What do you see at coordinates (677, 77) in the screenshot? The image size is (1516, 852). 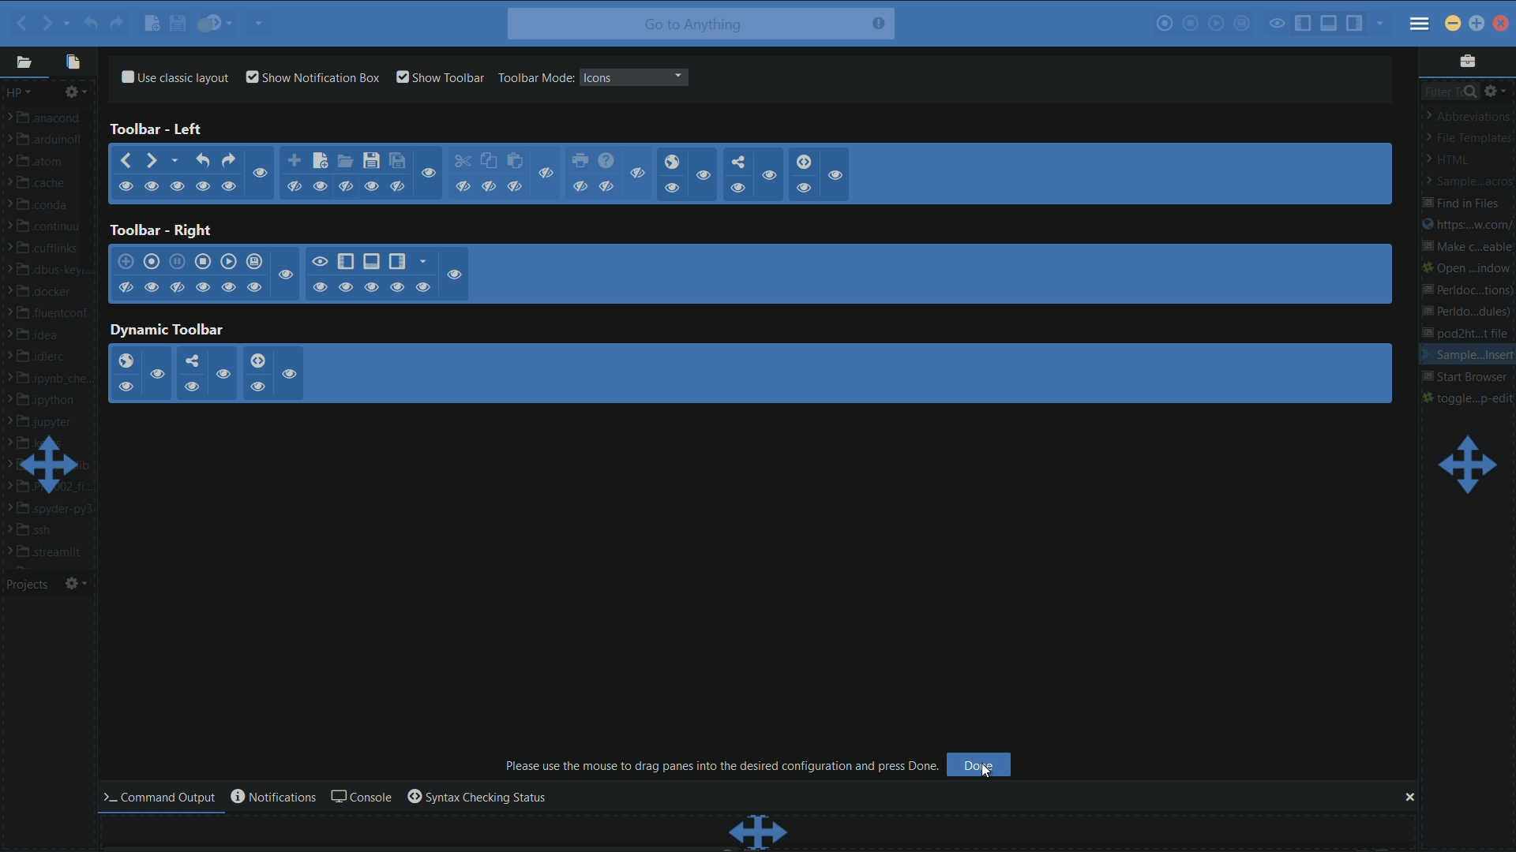 I see `dropdown` at bounding box center [677, 77].